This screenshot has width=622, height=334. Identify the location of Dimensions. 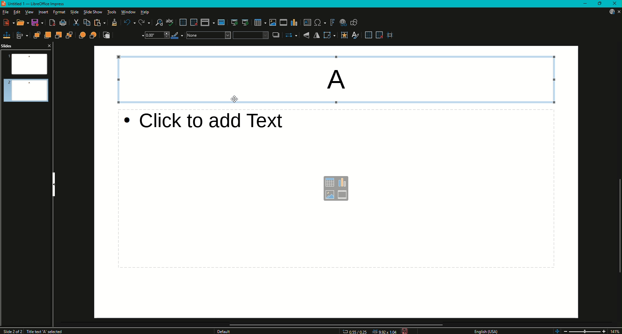
(369, 331).